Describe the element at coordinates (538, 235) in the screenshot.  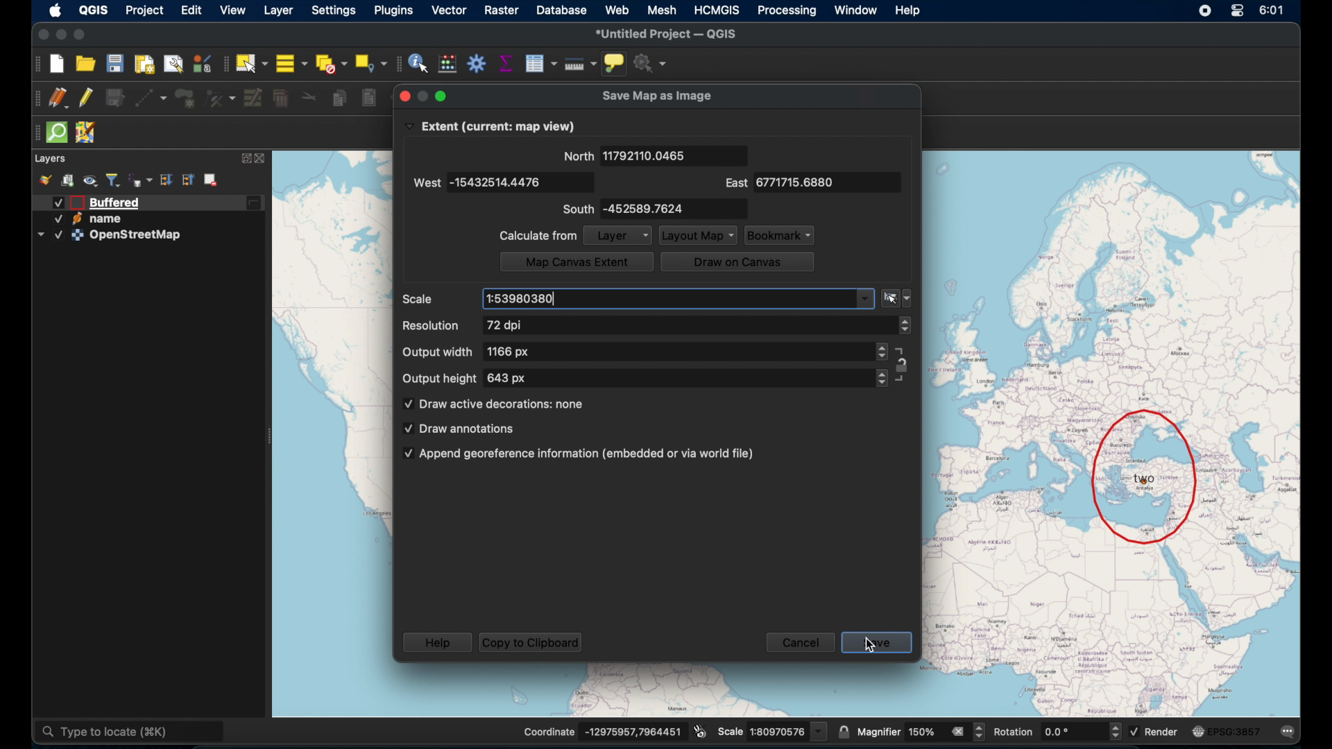
I see `calculate from` at that location.